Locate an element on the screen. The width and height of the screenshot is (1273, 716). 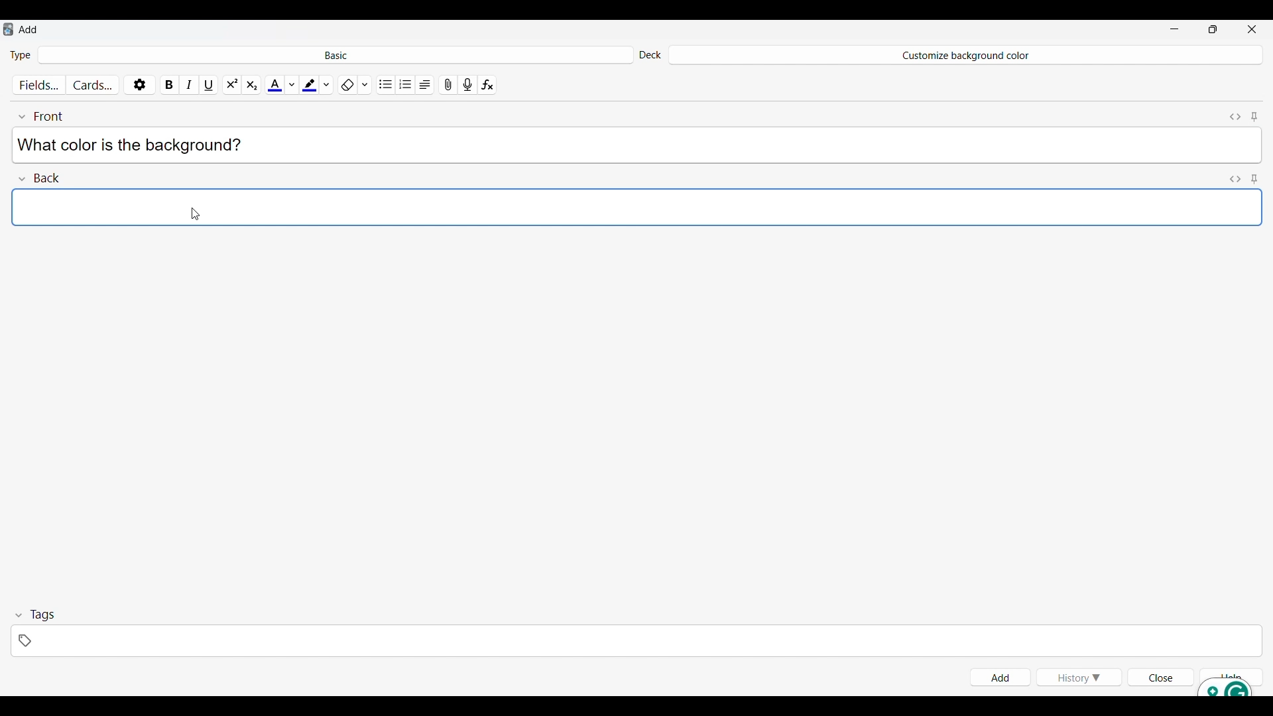
 is located at coordinates (1162, 678).